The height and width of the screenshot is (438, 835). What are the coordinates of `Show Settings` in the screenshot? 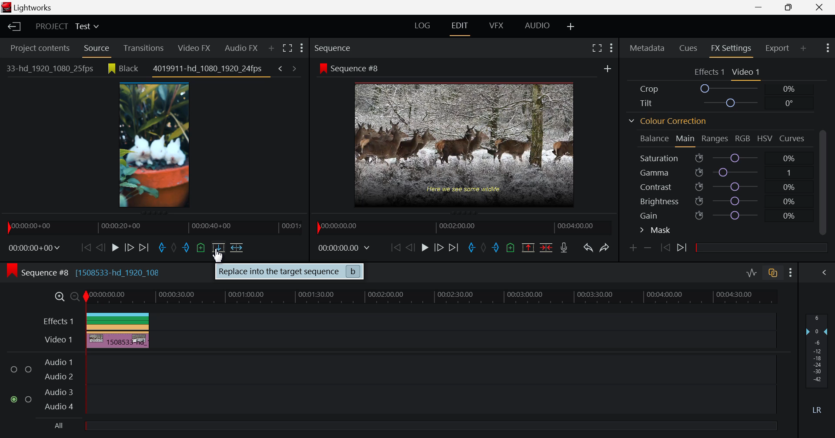 It's located at (792, 272).